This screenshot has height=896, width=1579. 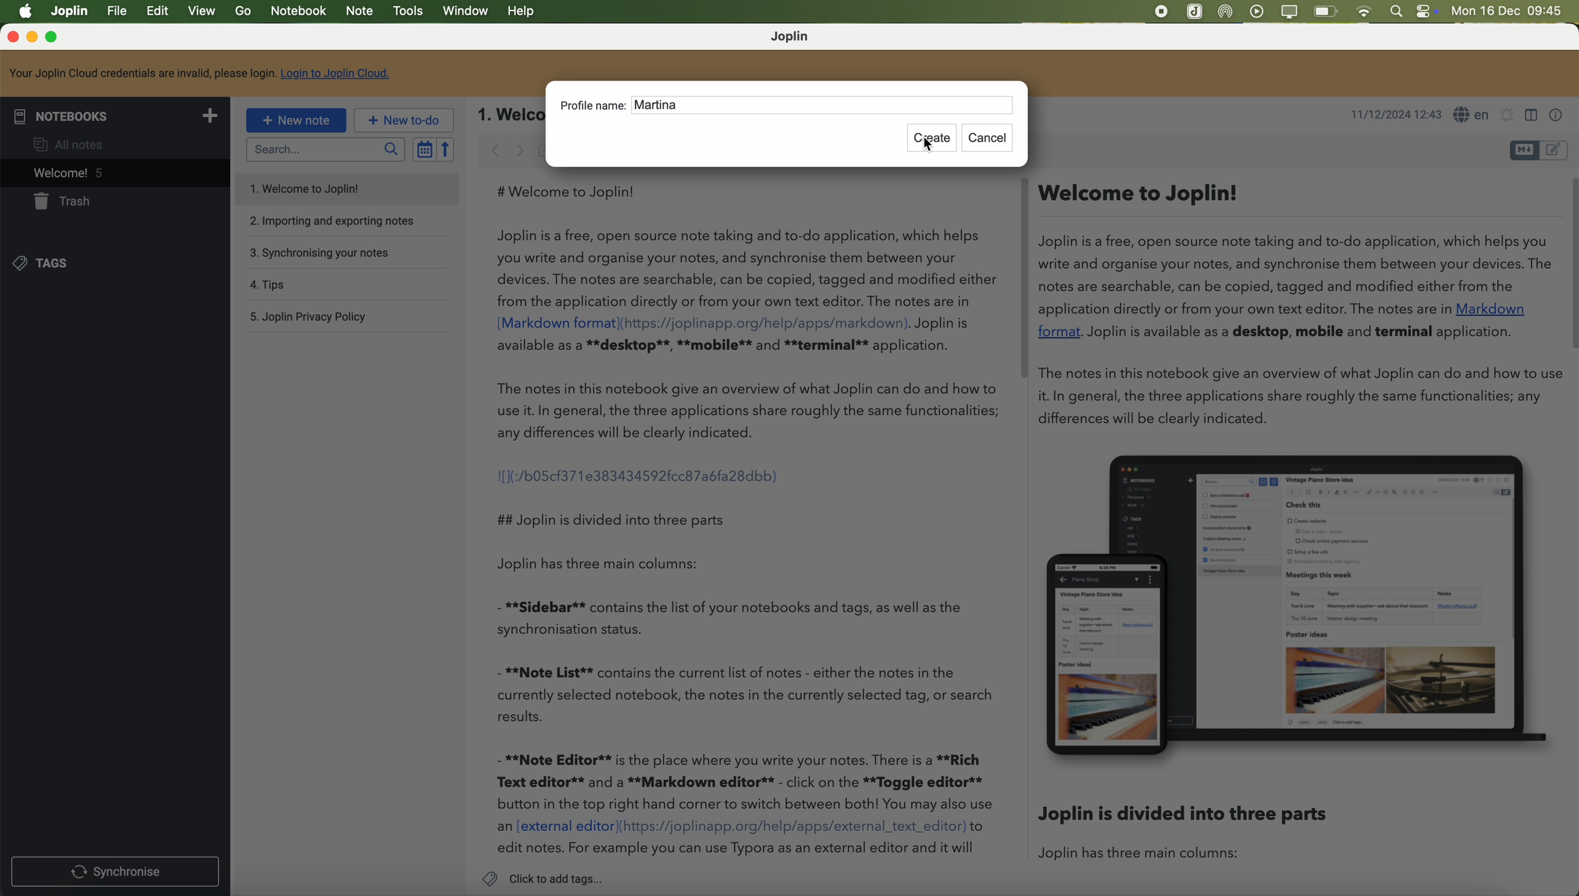 I want to click on click on create button, so click(x=934, y=138).